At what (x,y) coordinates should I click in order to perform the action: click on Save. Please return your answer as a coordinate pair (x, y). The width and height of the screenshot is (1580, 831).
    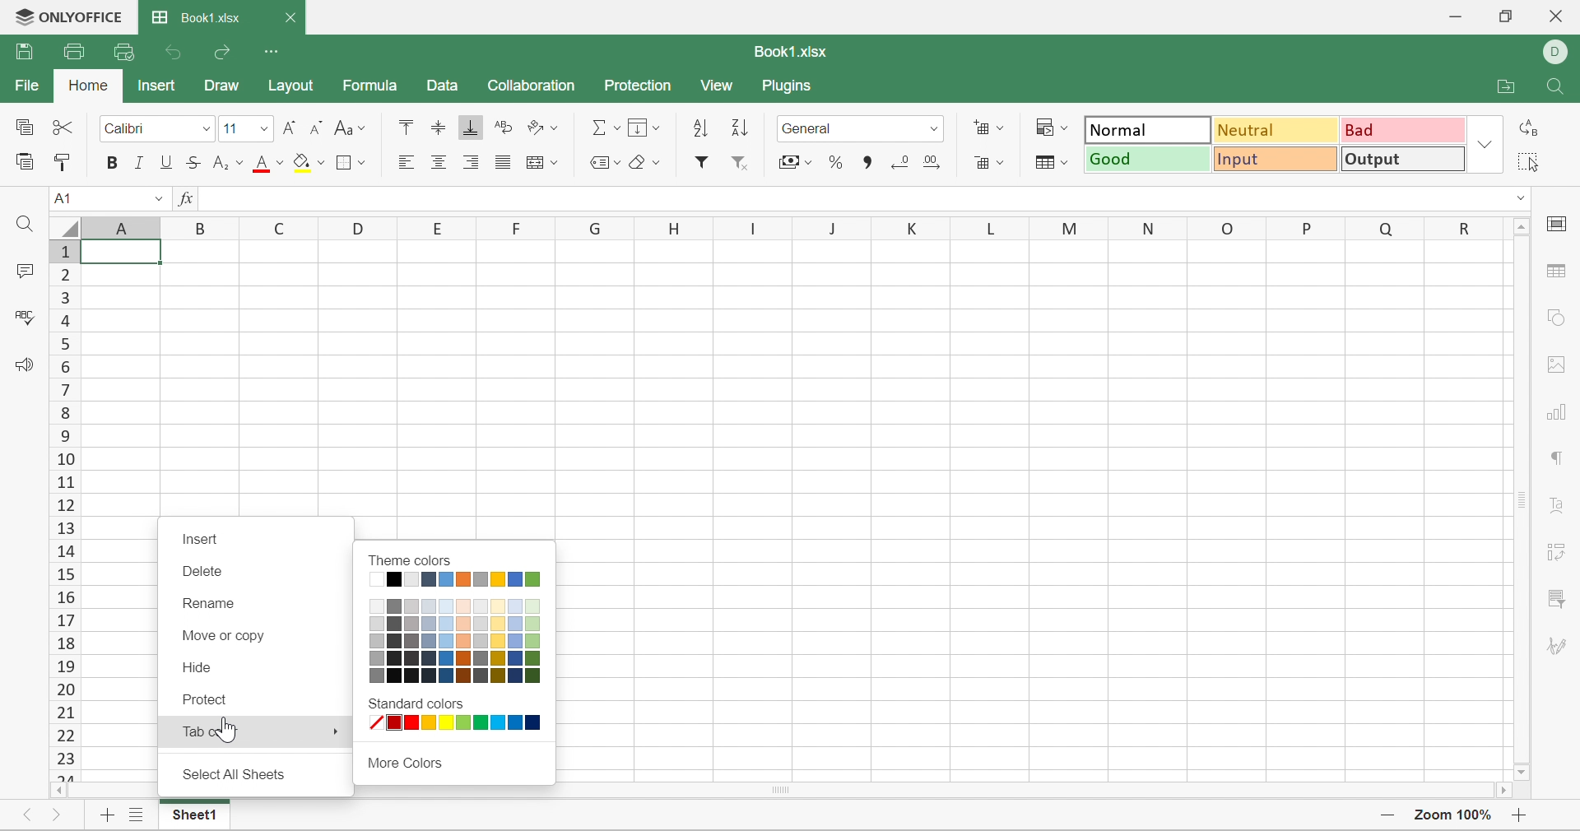
    Looking at the image, I should click on (25, 50).